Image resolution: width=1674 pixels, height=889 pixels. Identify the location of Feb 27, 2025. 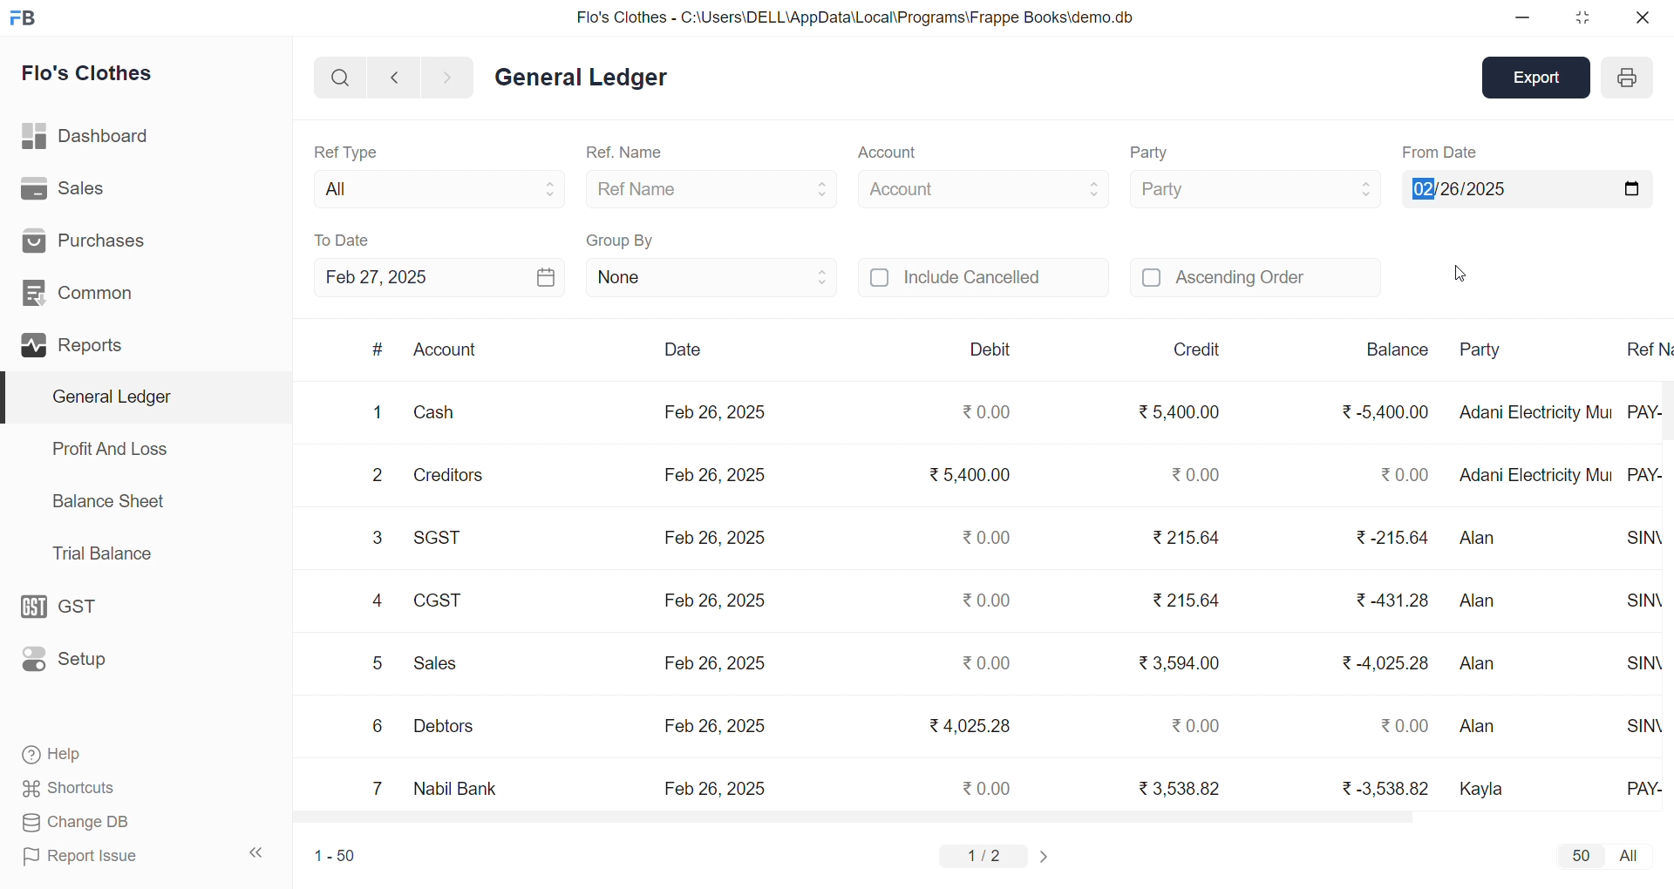
(439, 277).